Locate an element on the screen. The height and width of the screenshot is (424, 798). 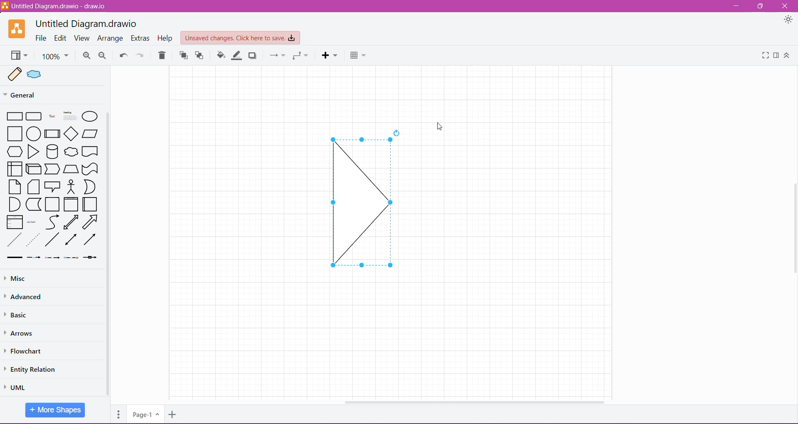
Basic is located at coordinates (16, 316).